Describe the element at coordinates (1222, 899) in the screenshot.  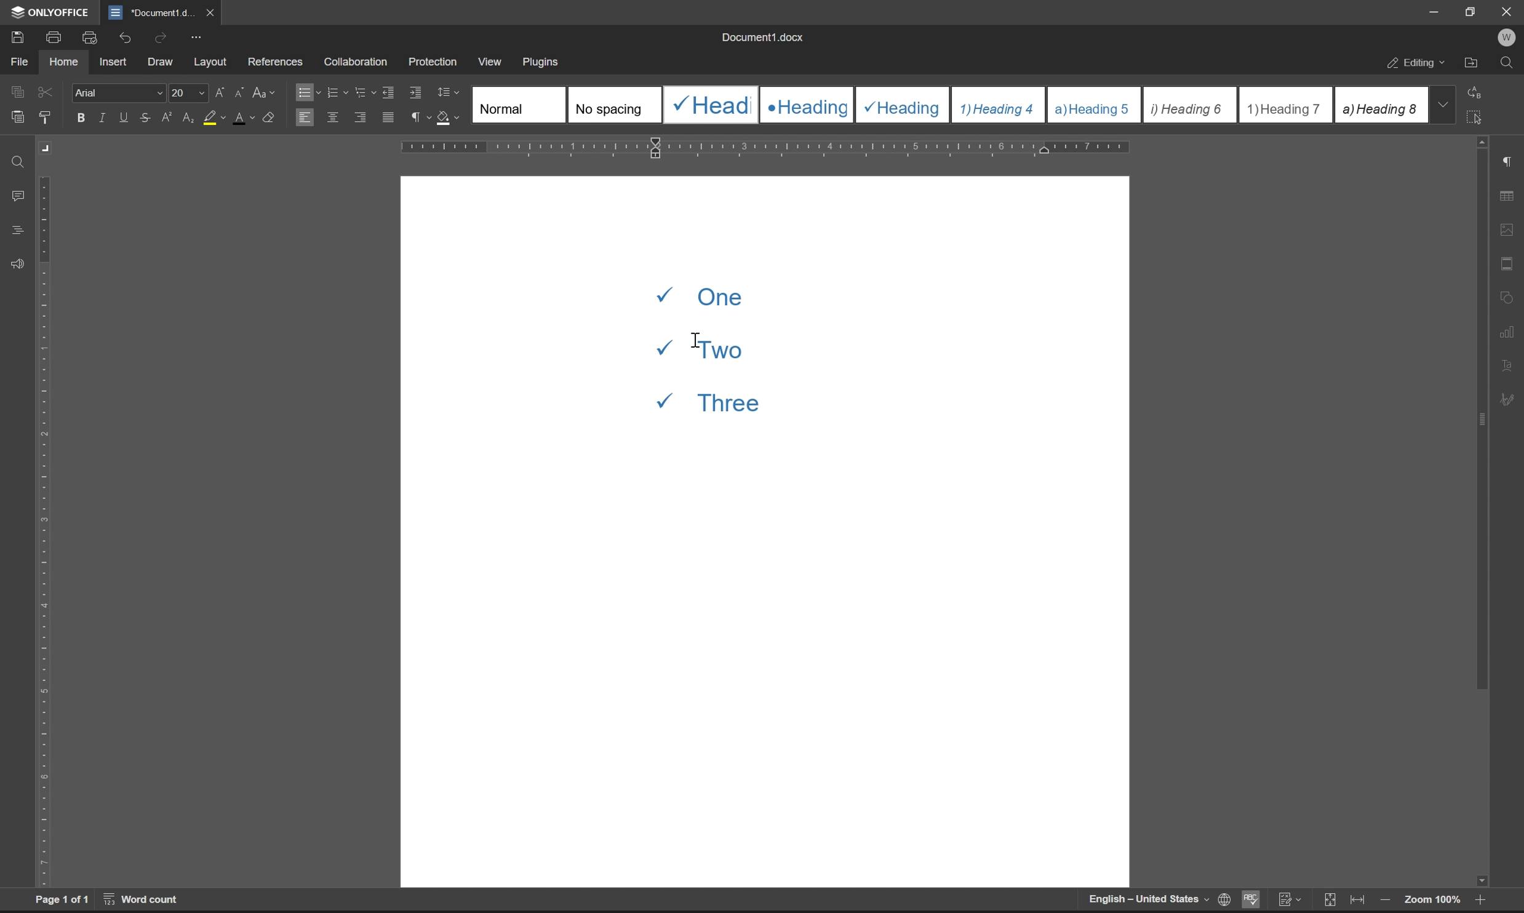
I see `set document language` at that location.